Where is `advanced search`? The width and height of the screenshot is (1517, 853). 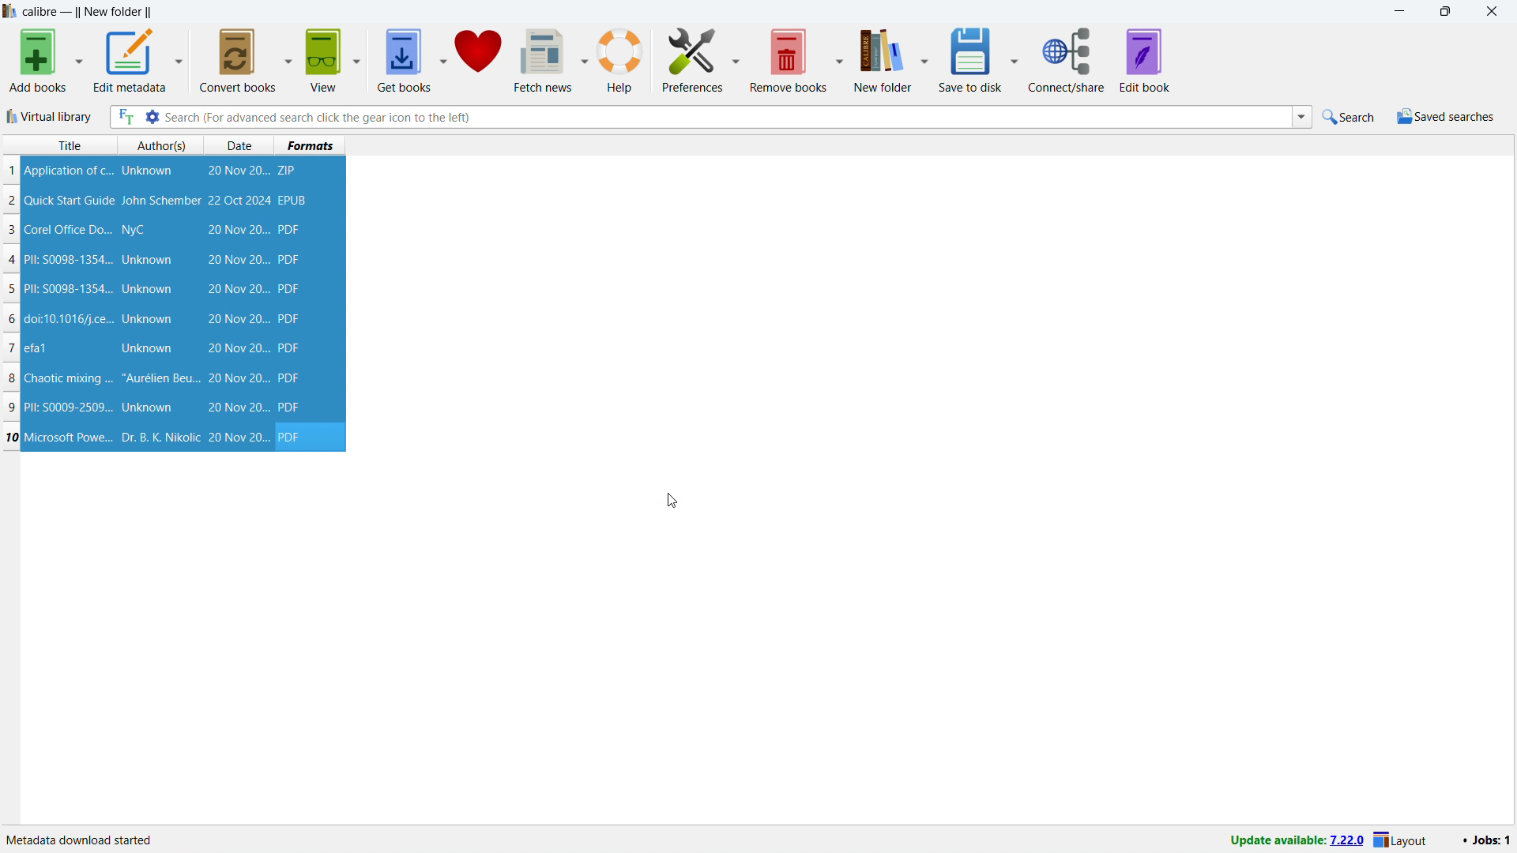 advanced search is located at coordinates (152, 116).